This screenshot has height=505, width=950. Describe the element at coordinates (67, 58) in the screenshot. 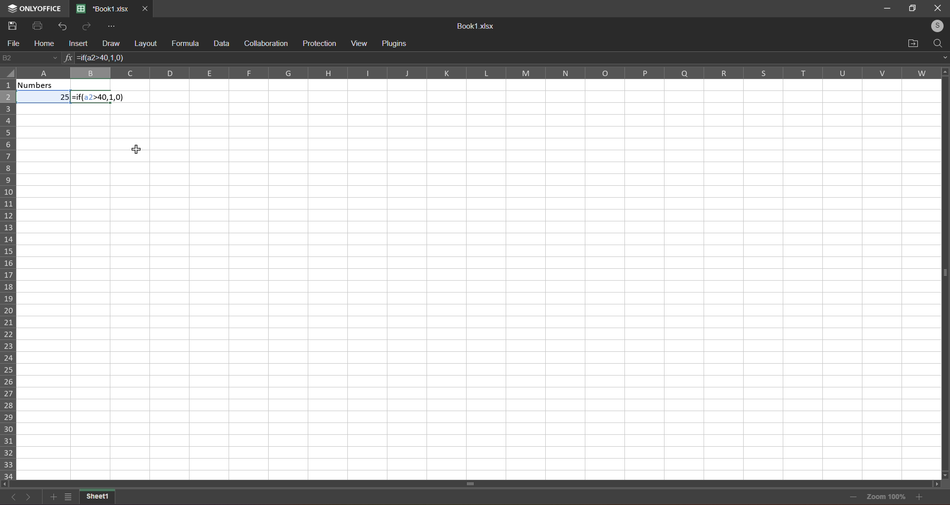

I see `functions` at that location.